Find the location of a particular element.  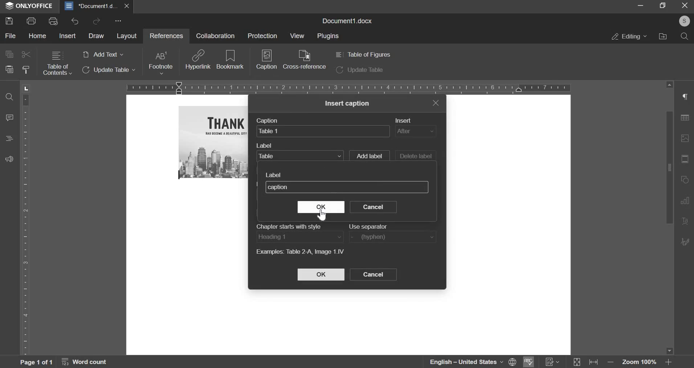

Chart is located at coordinates (687, 201).